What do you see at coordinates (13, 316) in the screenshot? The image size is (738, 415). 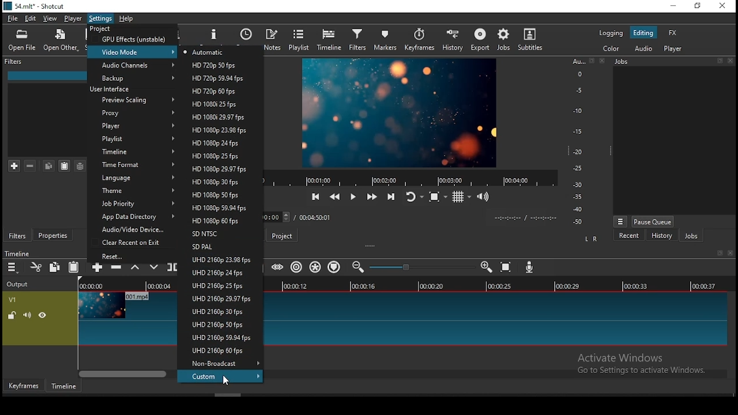 I see `unlock` at bounding box center [13, 316].